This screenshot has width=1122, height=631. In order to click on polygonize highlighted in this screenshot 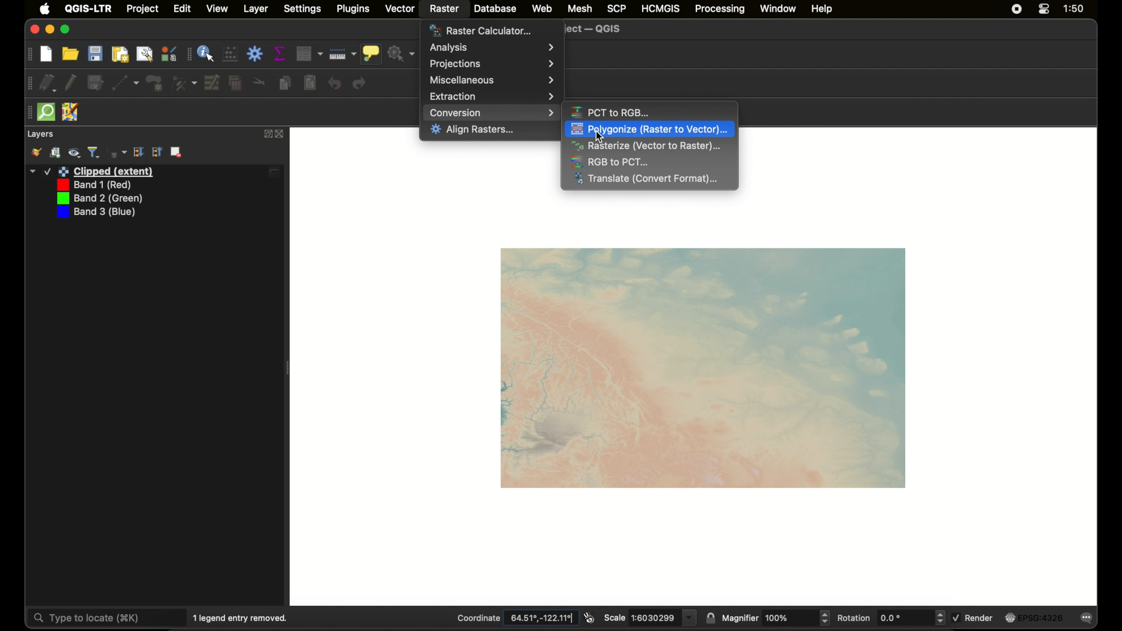, I will do `click(650, 129)`.